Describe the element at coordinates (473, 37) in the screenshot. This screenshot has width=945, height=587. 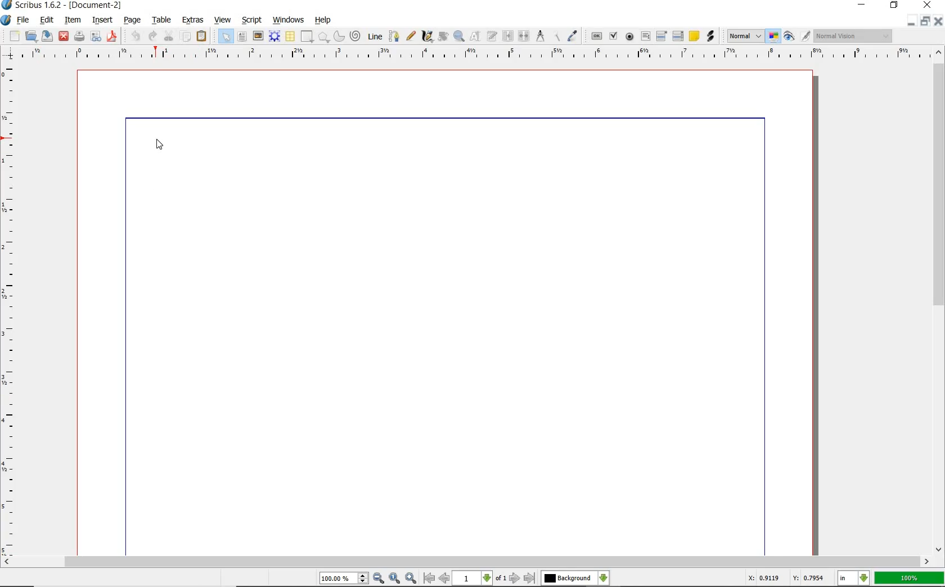
I see `edit contents of frame` at that location.